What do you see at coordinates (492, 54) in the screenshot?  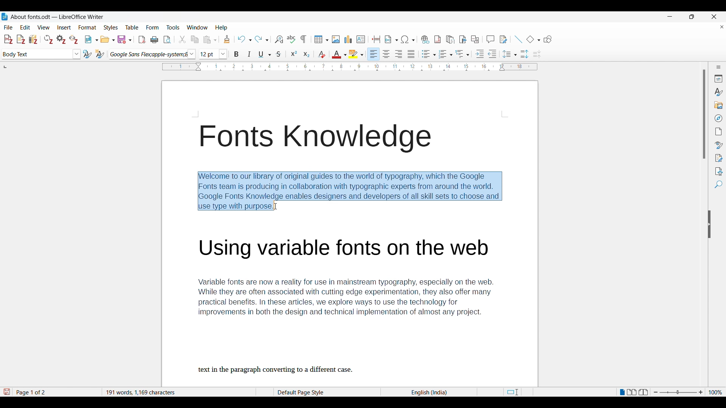 I see `Decrease indent` at bounding box center [492, 54].